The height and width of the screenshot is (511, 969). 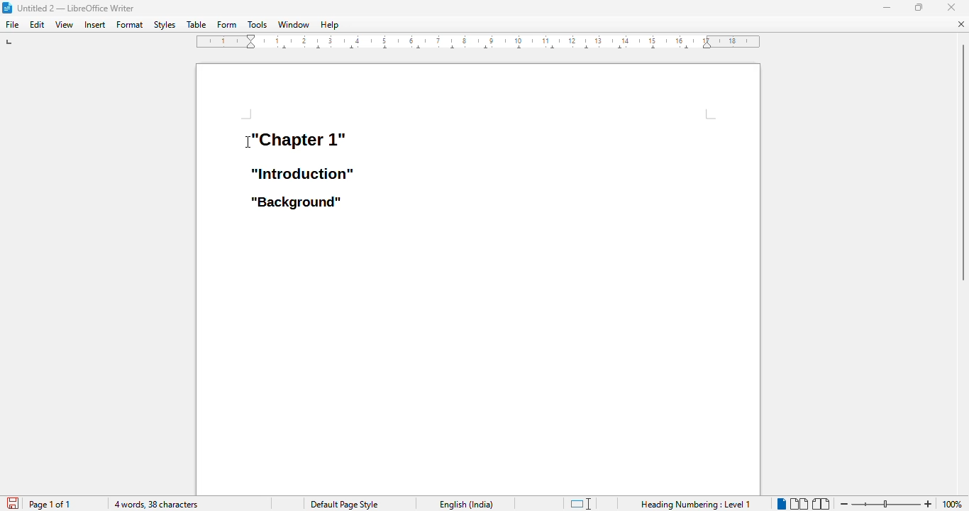 I want to click on heading 2, so click(x=303, y=173).